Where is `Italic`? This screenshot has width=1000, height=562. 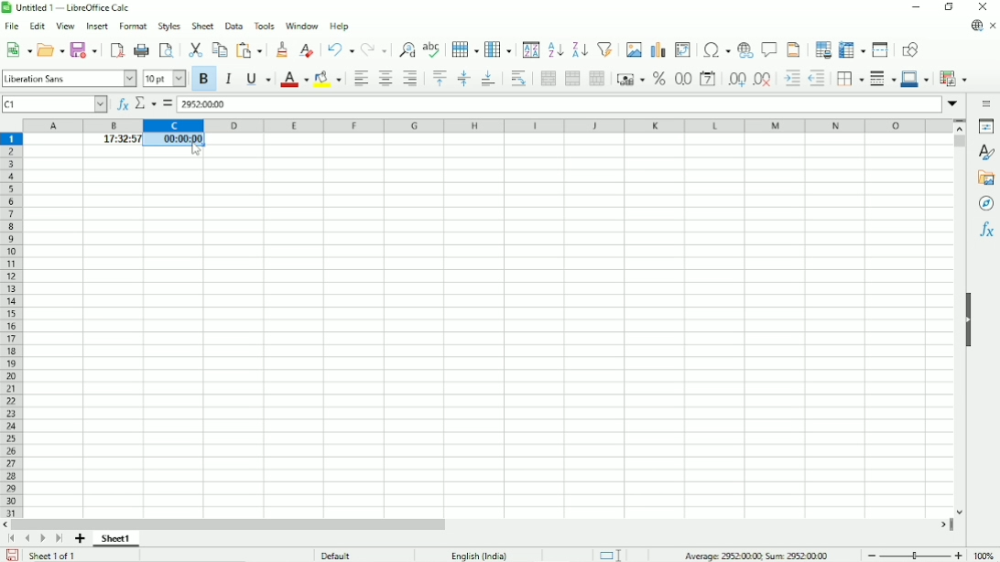 Italic is located at coordinates (227, 79).